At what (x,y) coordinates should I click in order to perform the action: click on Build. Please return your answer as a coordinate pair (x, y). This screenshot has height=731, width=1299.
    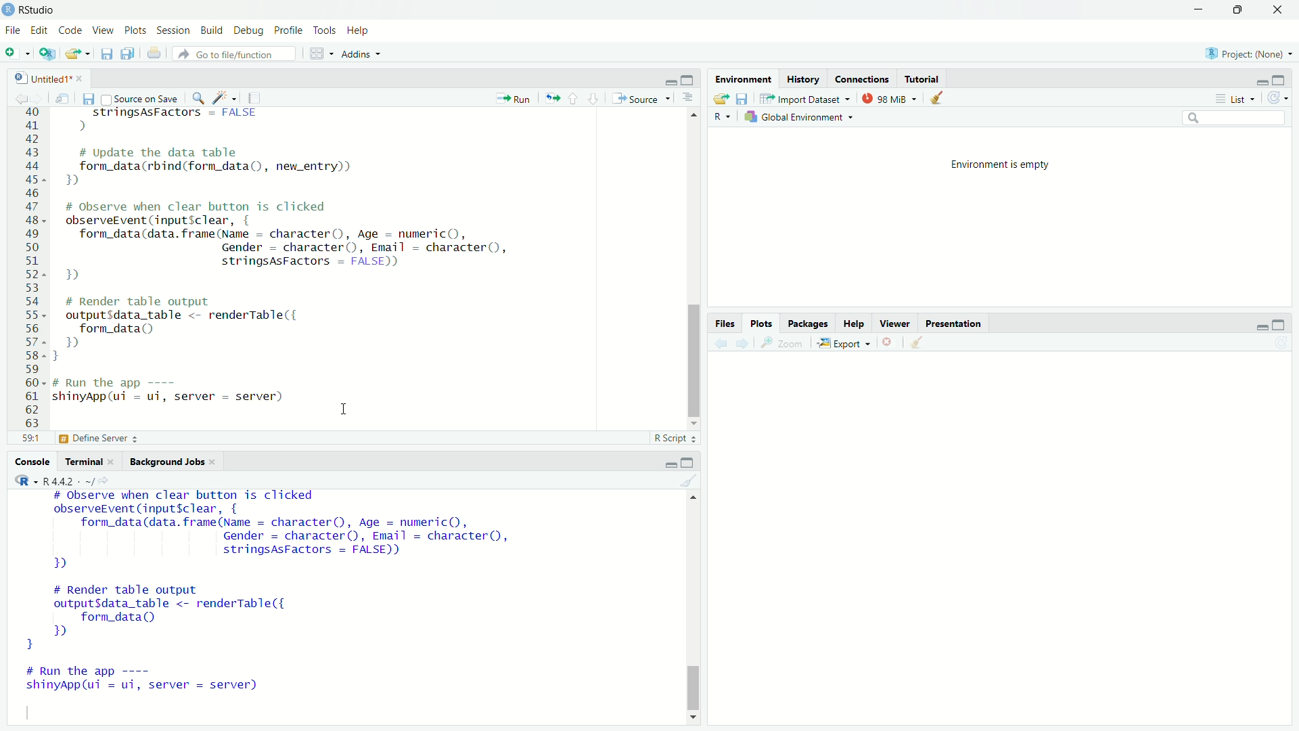
    Looking at the image, I should click on (212, 30).